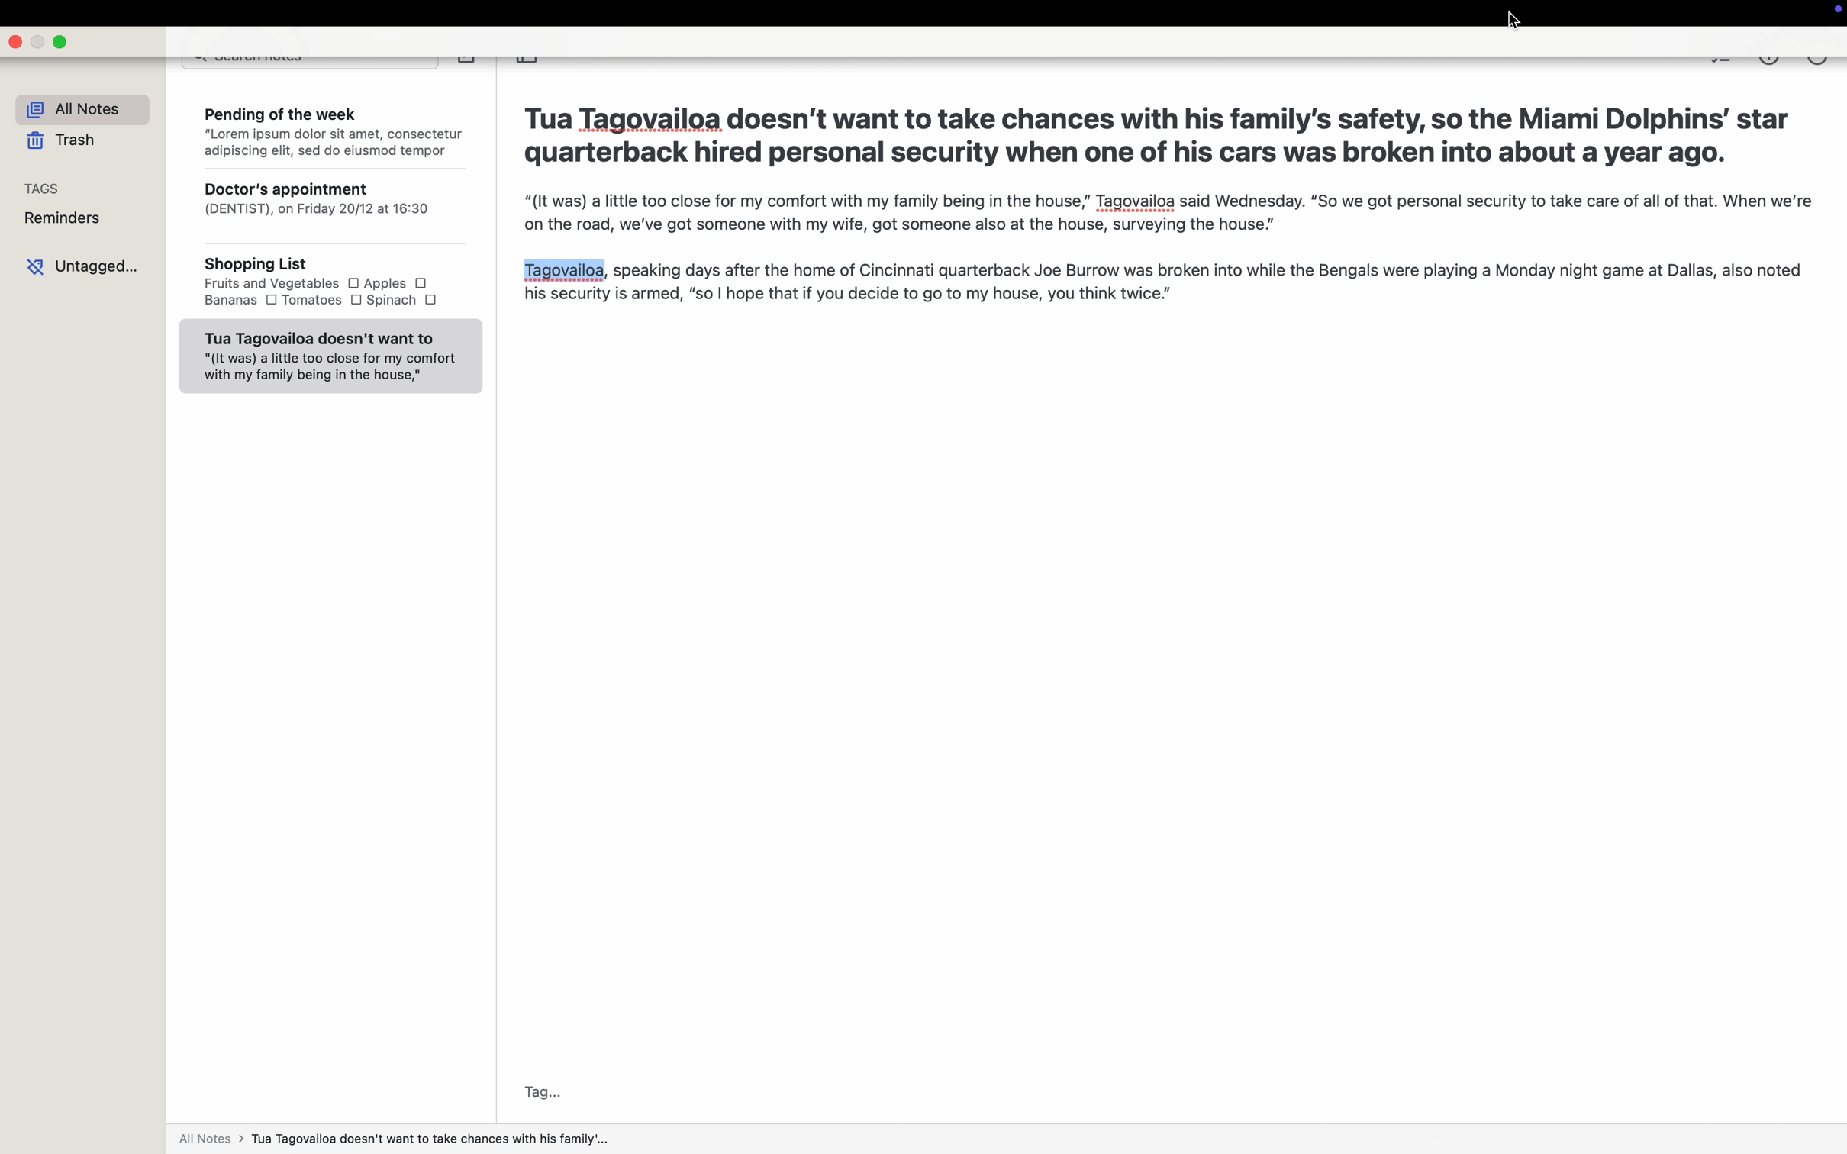 This screenshot has height=1154, width=1847. I want to click on “(It was) a little too close for my comfort with my family being in the house,” Tagovailoa said Wednesday. “So we got personal security to take care of all of that. When we're
on the road, we've got someone with my wife, got someone also at the house, surveying the house.”, so click(1162, 214).